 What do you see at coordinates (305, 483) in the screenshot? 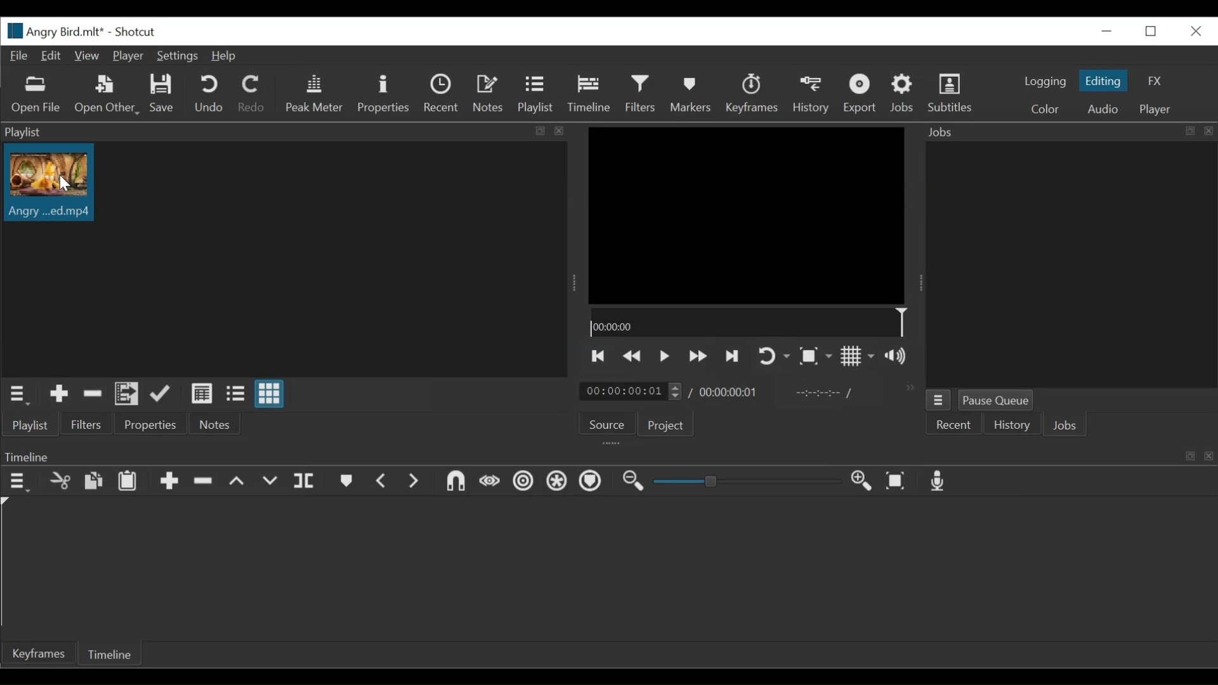
I see `Split at playhead` at bounding box center [305, 483].